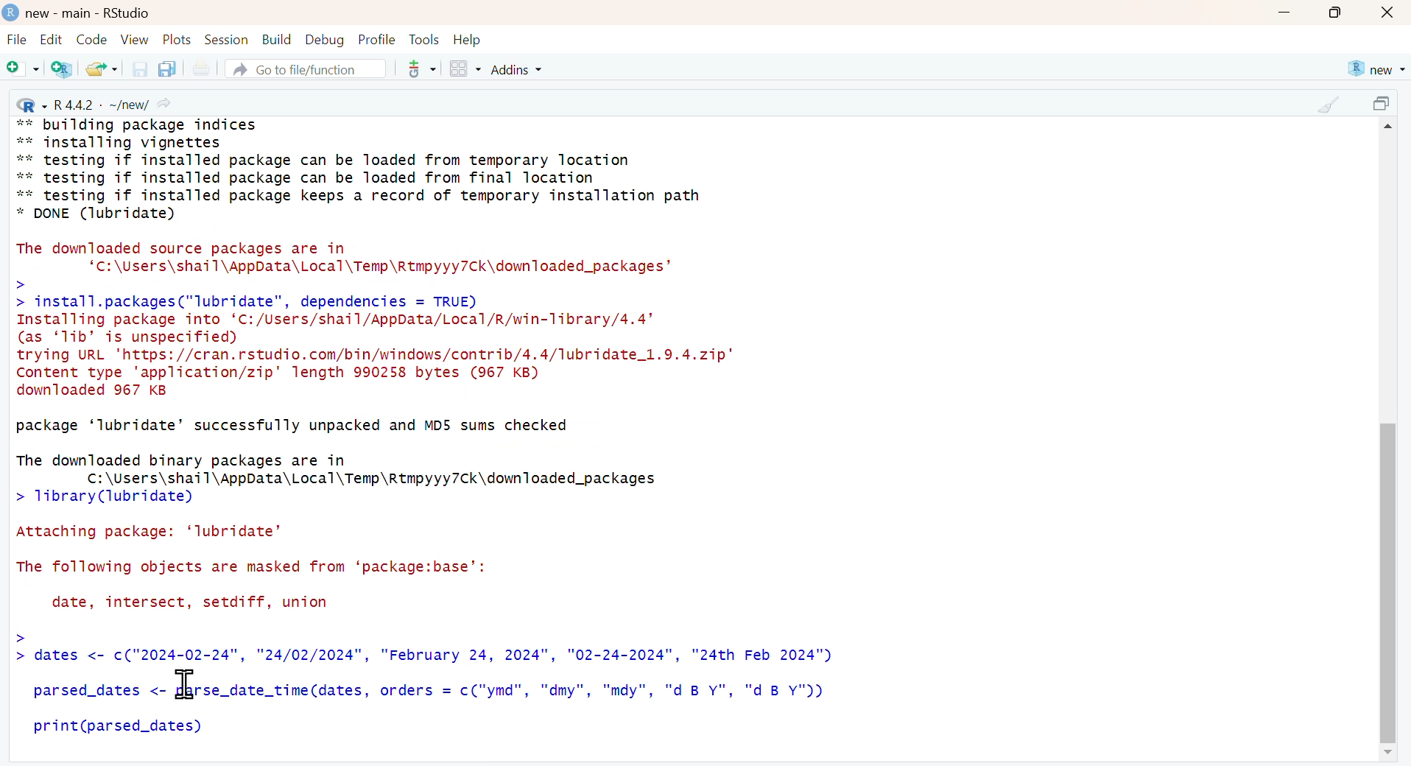 The width and height of the screenshot is (1411, 766). I want to click on Addins, so click(519, 69).